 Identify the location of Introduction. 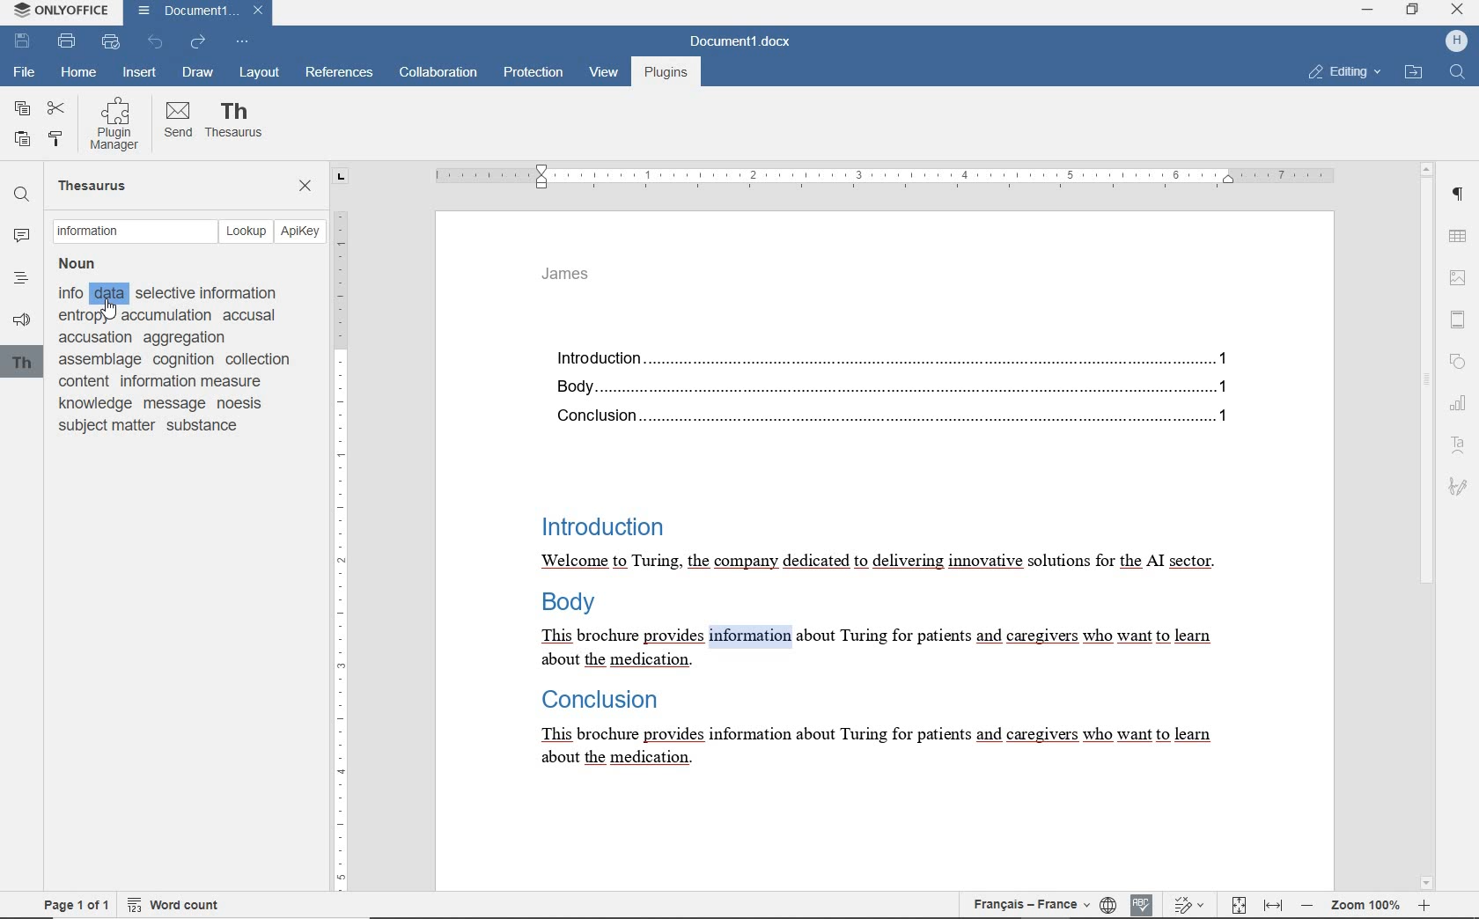
(596, 526).